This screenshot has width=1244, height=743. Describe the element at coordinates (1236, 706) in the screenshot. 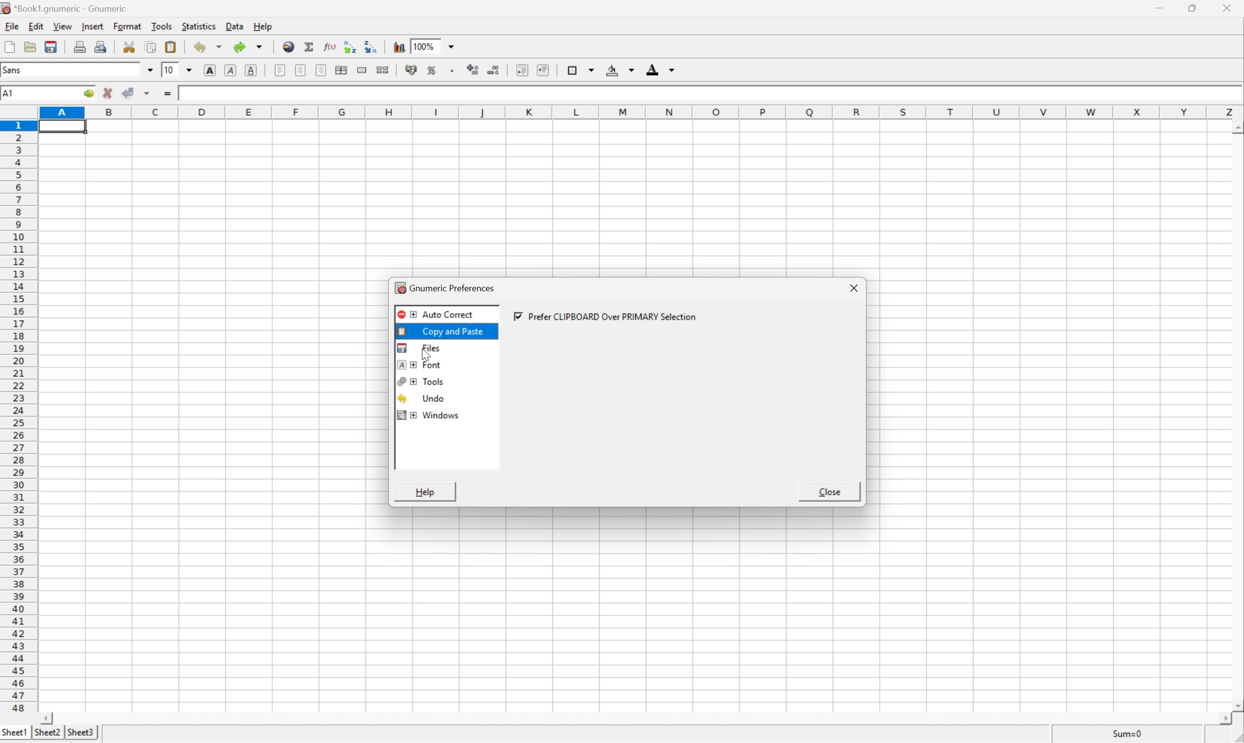

I see `scroll down` at that location.